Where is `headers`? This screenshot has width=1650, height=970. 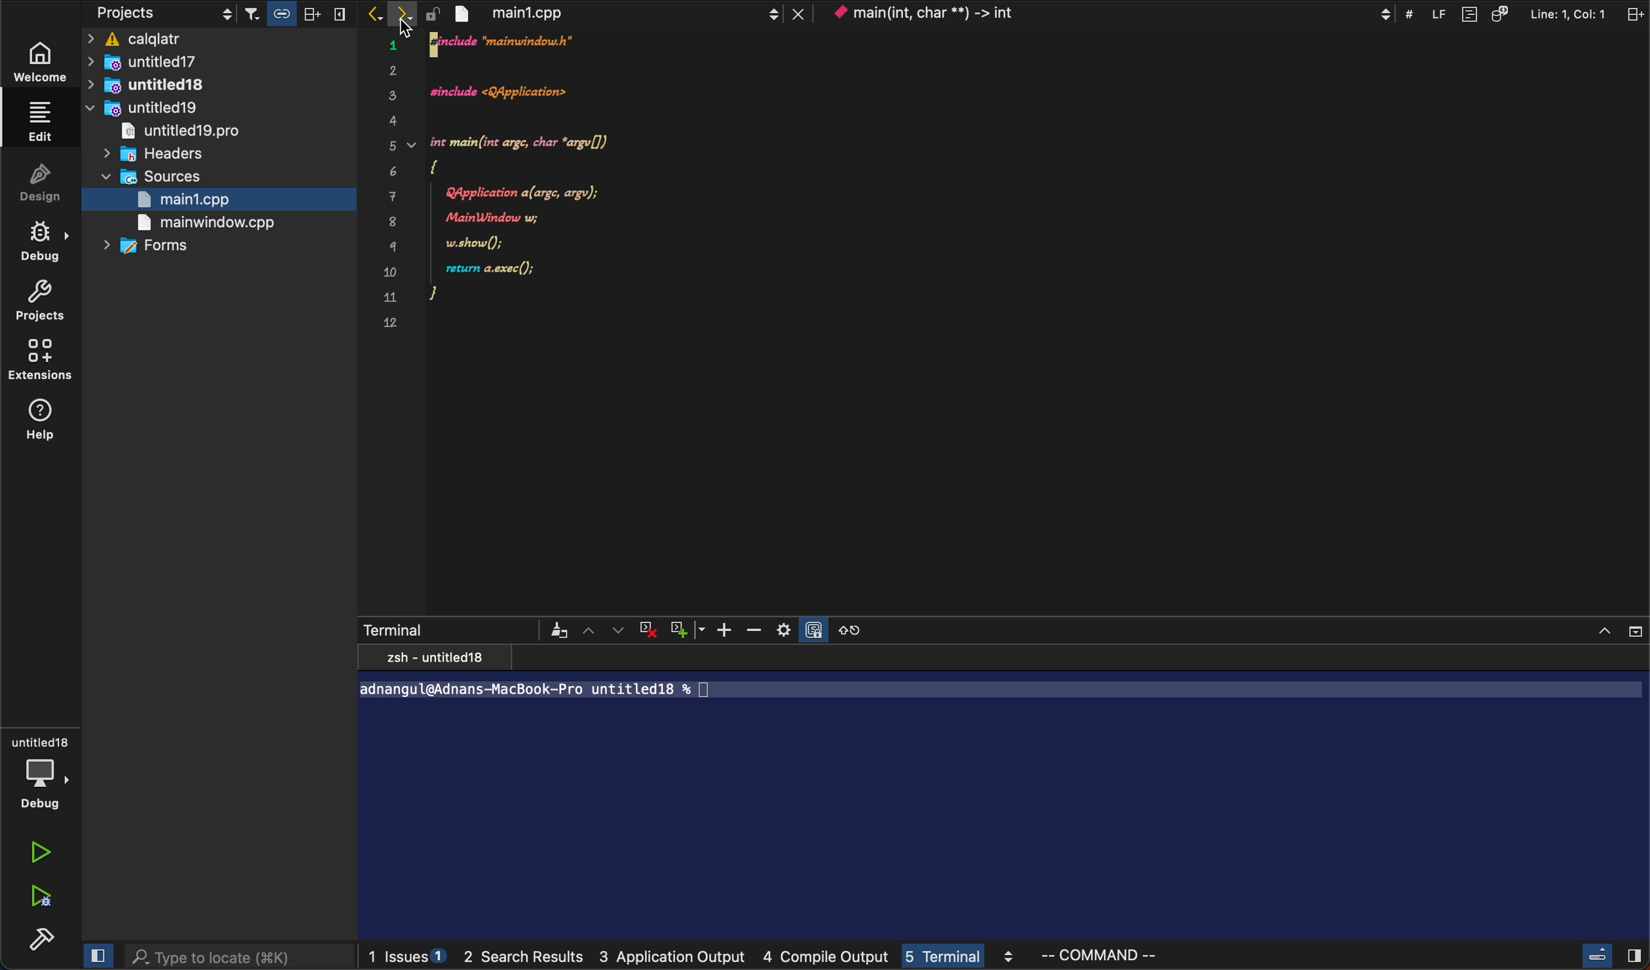
headers is located at coordinates (159, 154).